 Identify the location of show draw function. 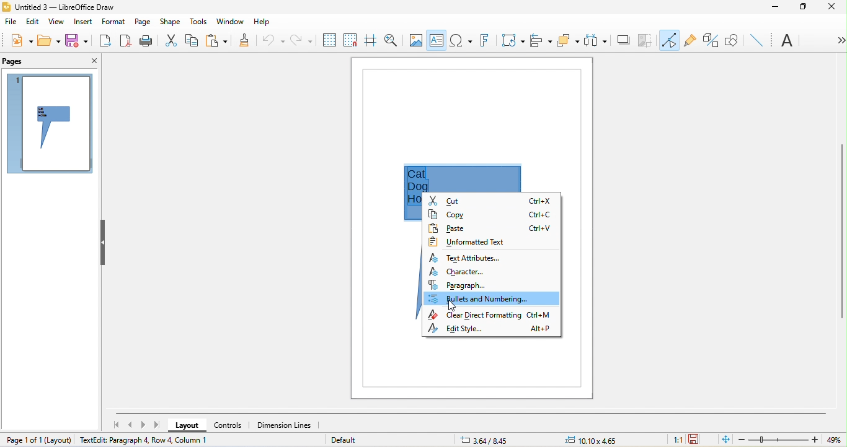
(732, 39).